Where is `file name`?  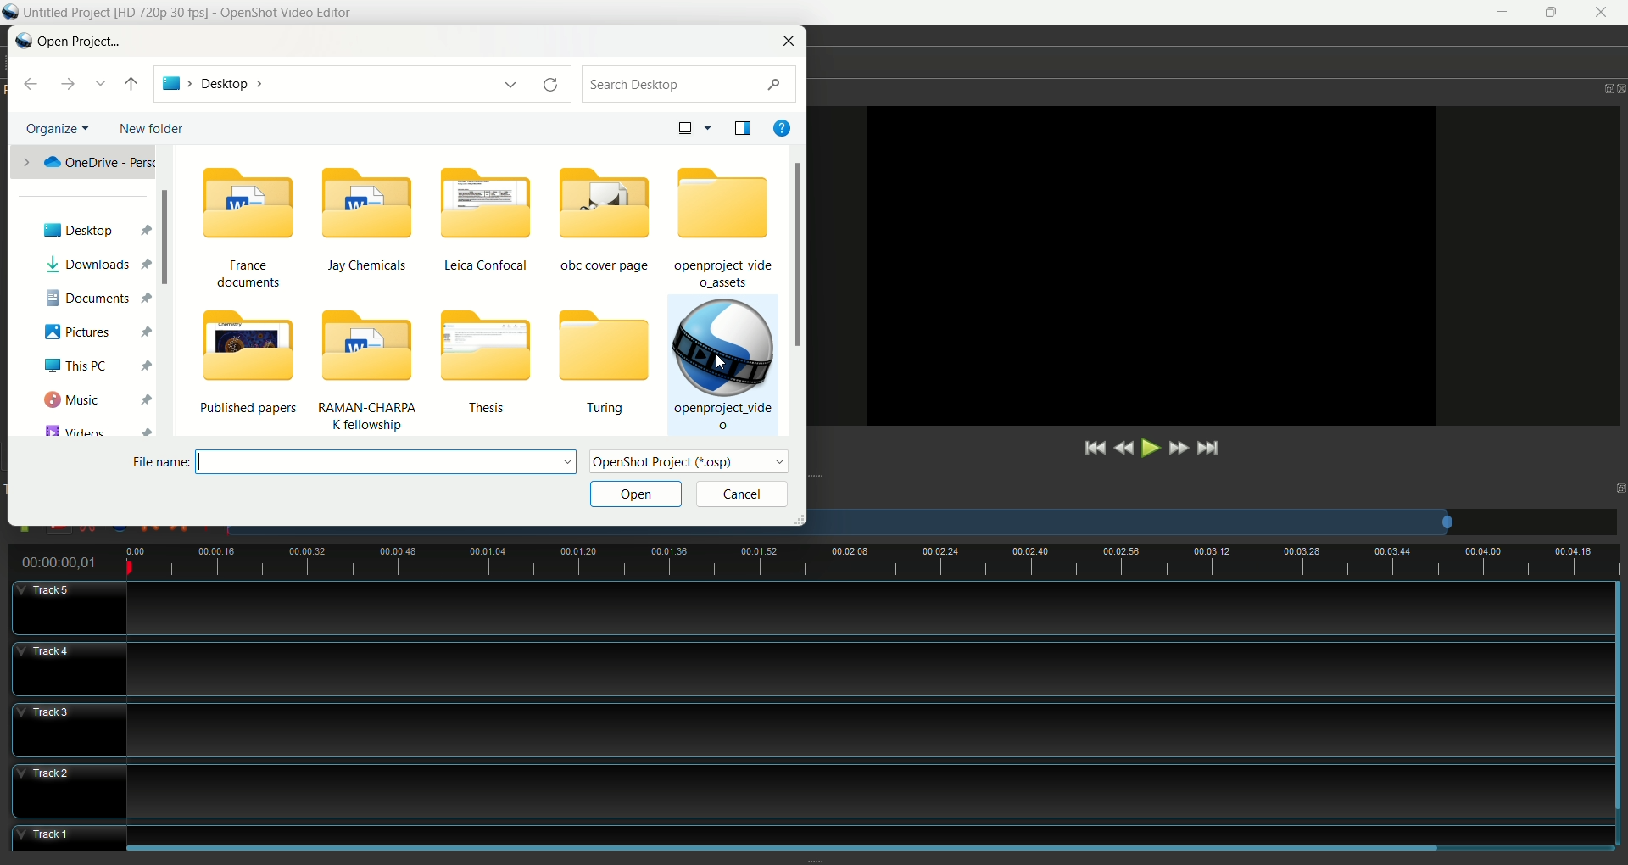 file name is located at coordinates (358, 460).